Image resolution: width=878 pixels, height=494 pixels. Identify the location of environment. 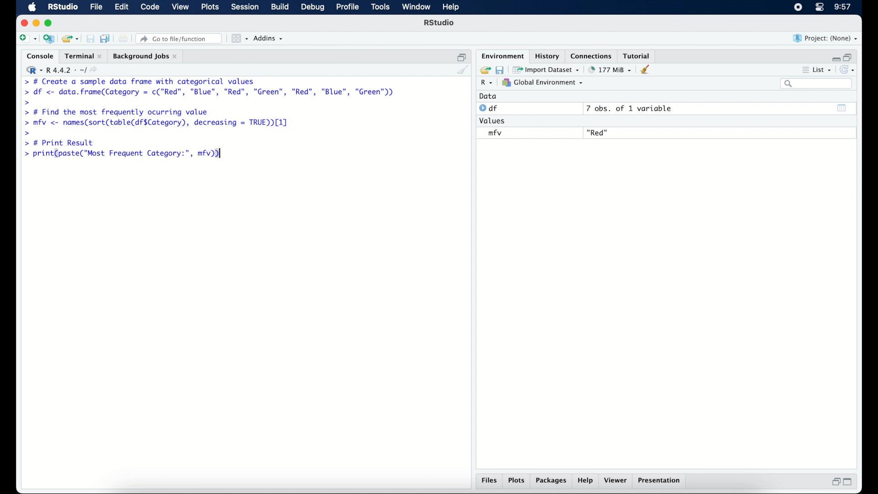
(502, 55).